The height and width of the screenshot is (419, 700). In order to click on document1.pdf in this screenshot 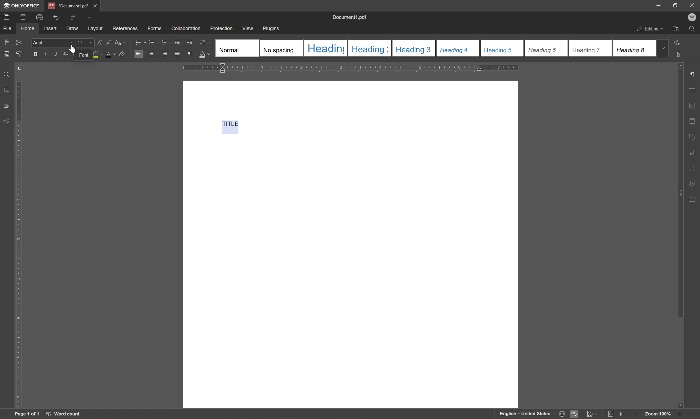, I will do `click(68, 6)`.